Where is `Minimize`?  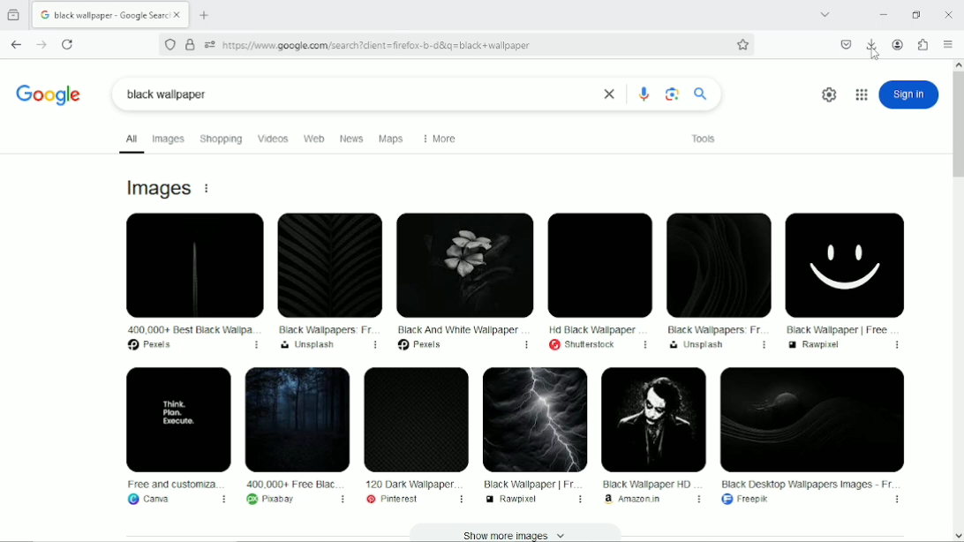 Minimize is located at coordinates (882, 15).